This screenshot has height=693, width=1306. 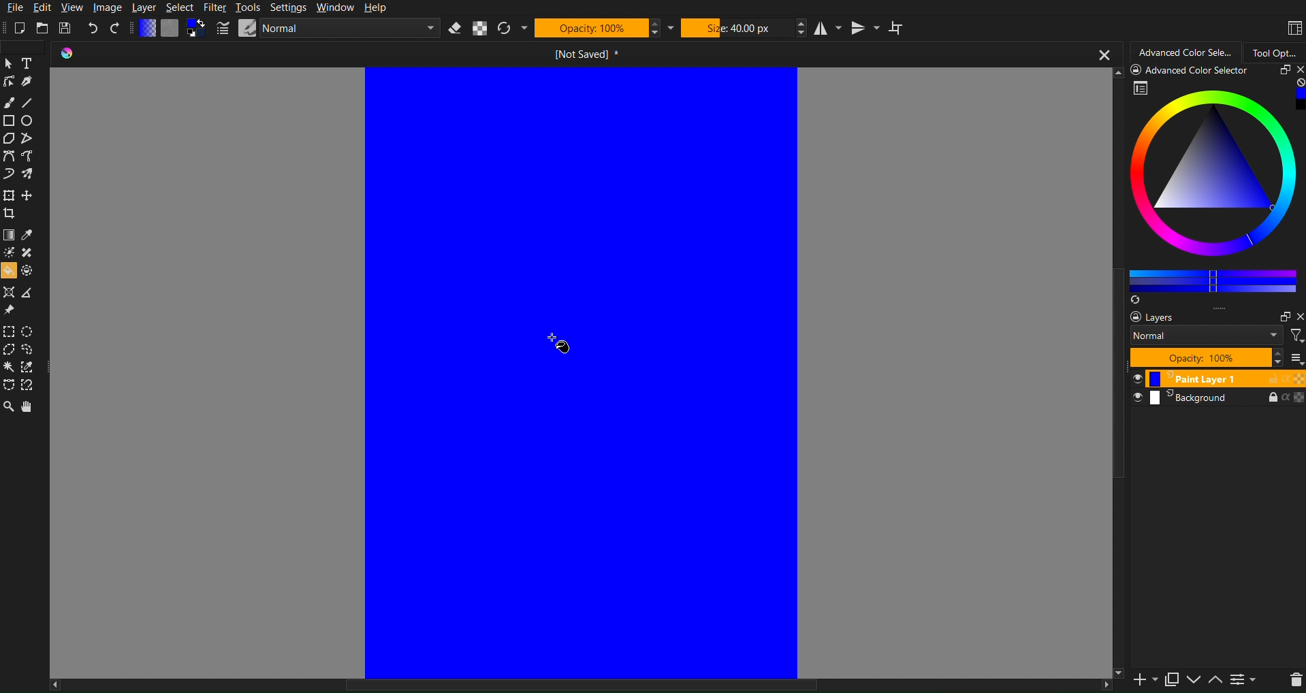 What do you see at coordinates (560, 342) in the screenshot?
I see `Cursor (Fill)` at bounding box center [560, 342].